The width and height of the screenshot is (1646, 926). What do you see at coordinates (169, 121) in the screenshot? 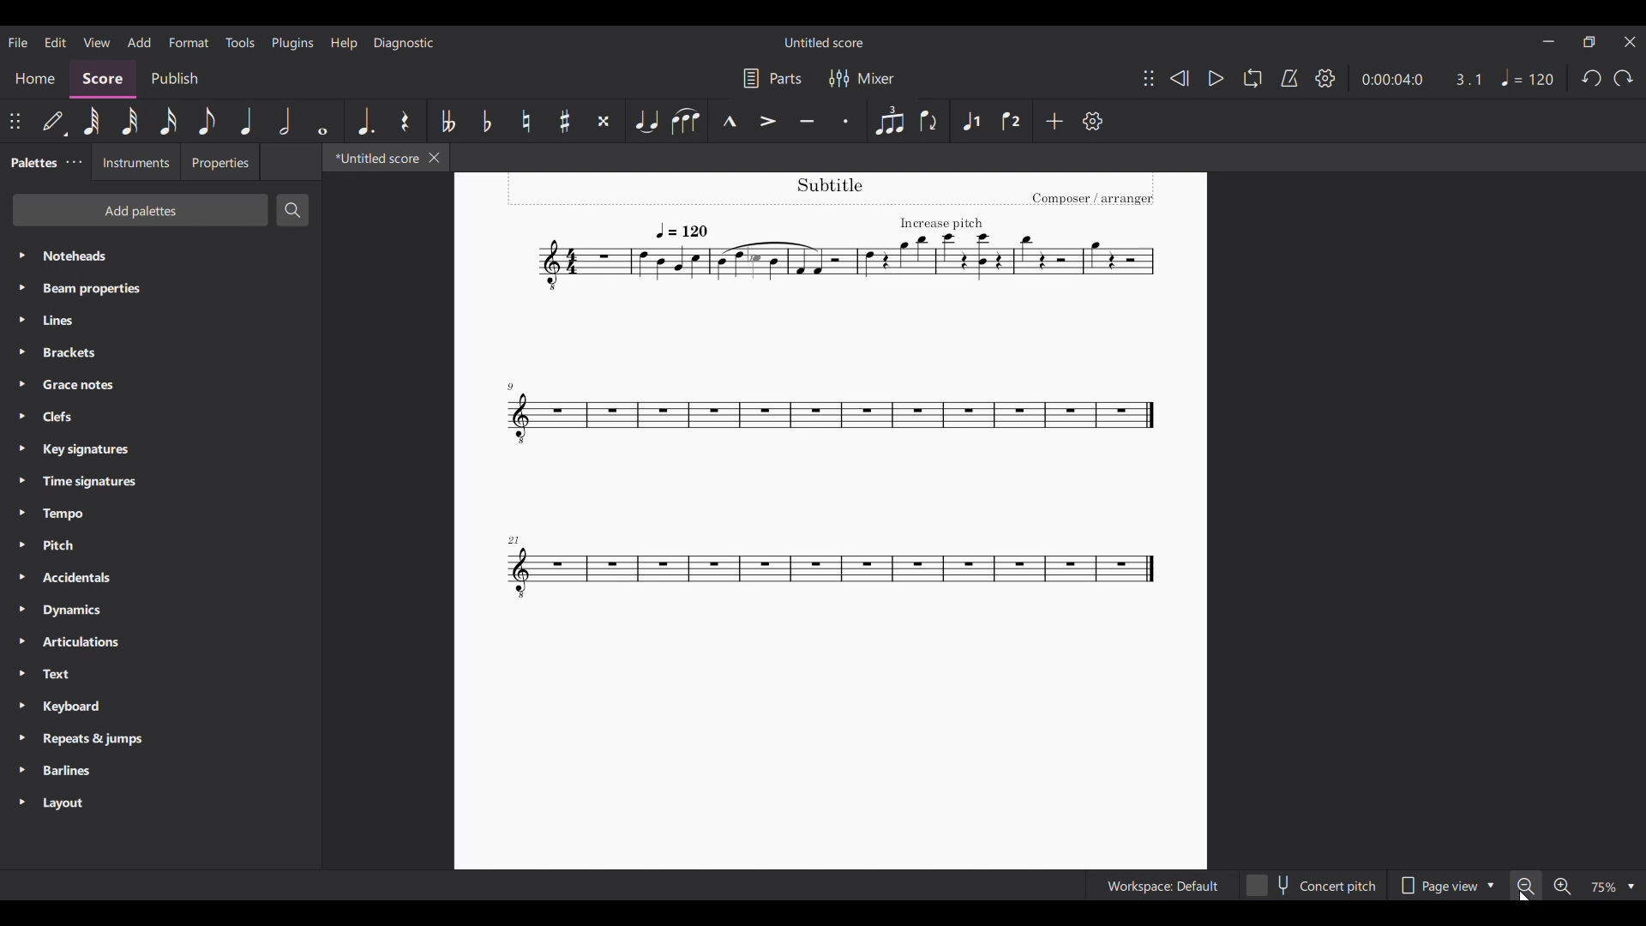
I see `16th note` at bounding box center [169, 121].